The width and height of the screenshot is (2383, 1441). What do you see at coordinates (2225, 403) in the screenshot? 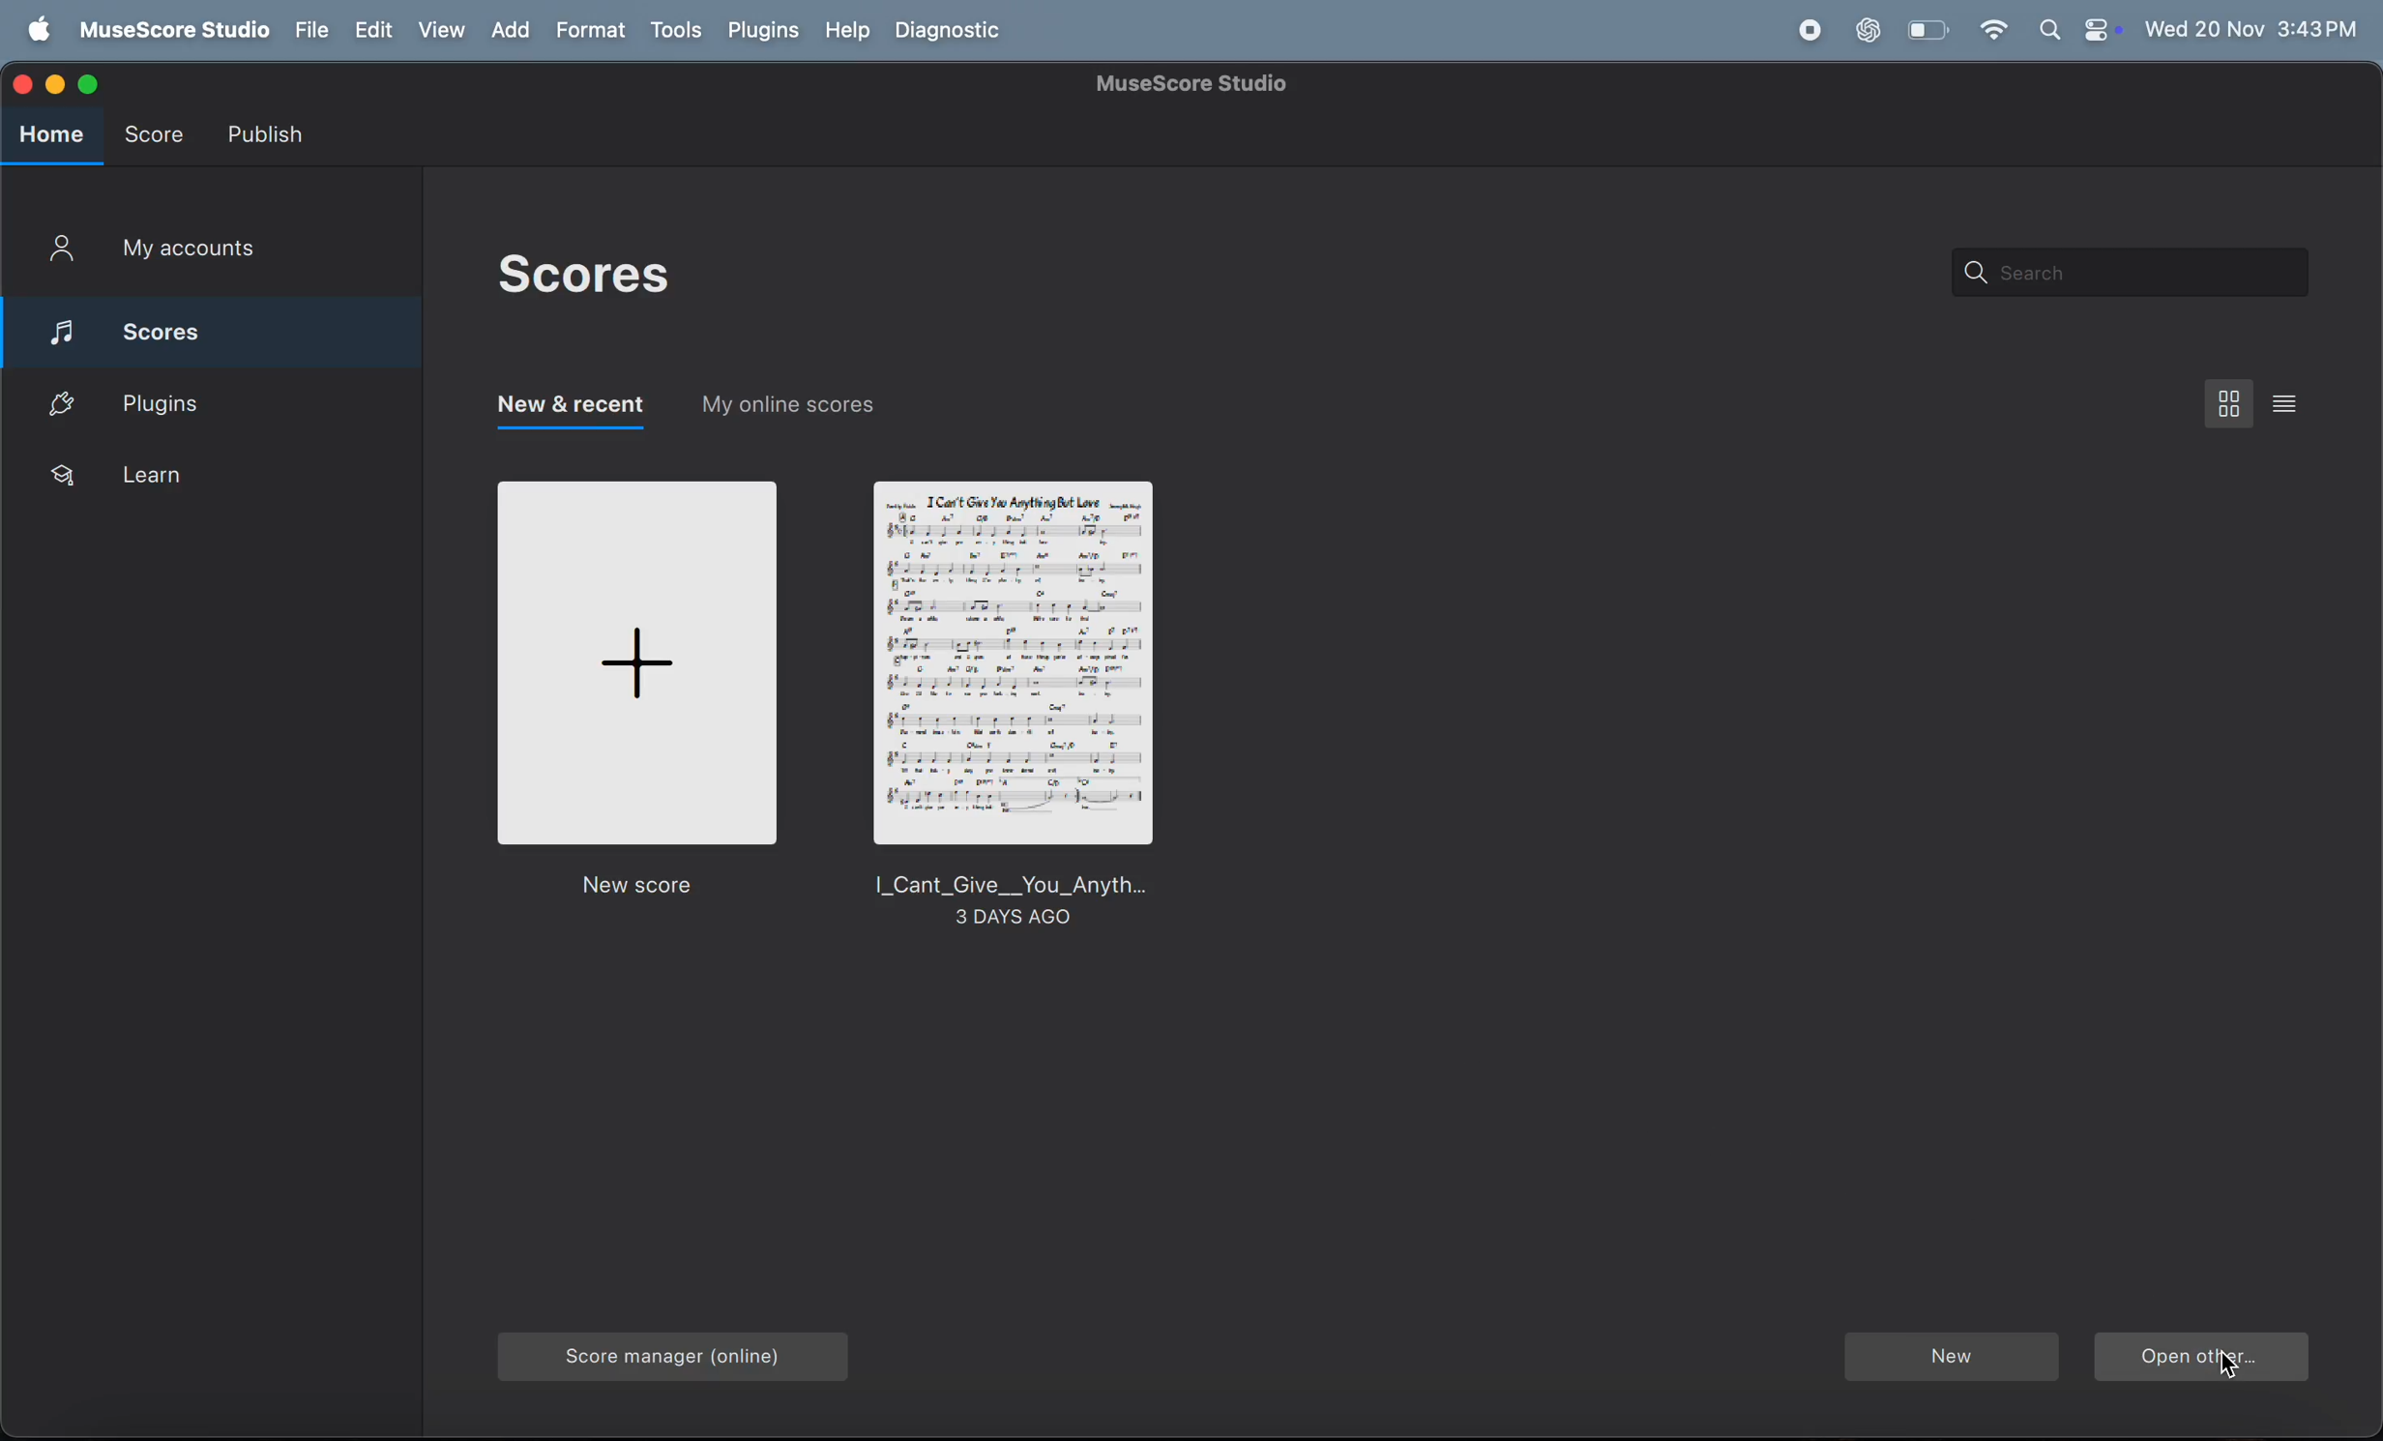
I see `box view` at bounding box center [2225, 403].